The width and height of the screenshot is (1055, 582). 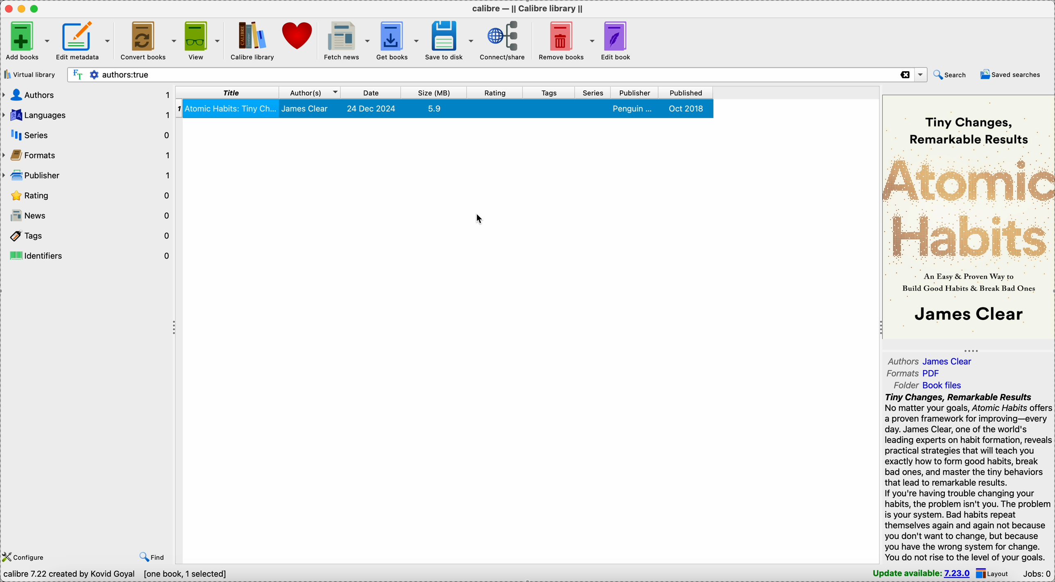 What do you see at coordinates (87, 156) in the screenshot?
I see `formats` at bounding box center [87, 156].